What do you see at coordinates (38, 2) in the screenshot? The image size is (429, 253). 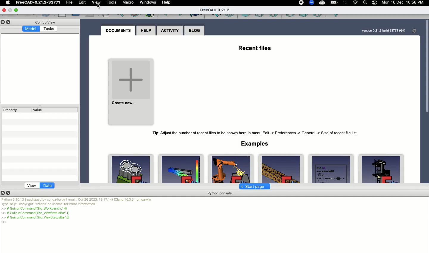 I see `FreeCAD-0.21.2033771` at bounding box center [38, 2].